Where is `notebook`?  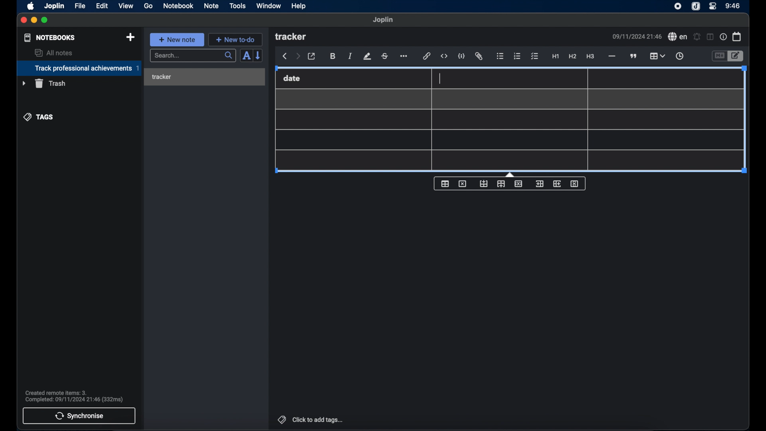 notebook is located at coordinates (178, 6).